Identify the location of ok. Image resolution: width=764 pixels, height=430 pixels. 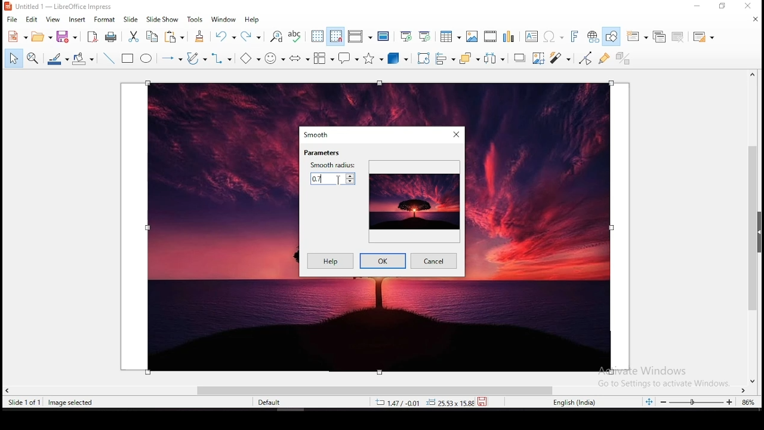
(382, 261).